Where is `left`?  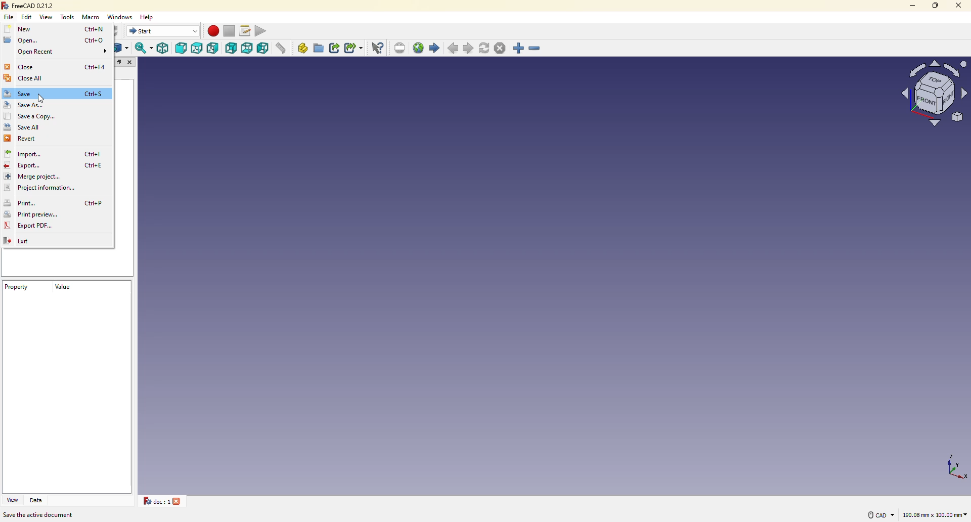 left is located at coordinates (264, 49).